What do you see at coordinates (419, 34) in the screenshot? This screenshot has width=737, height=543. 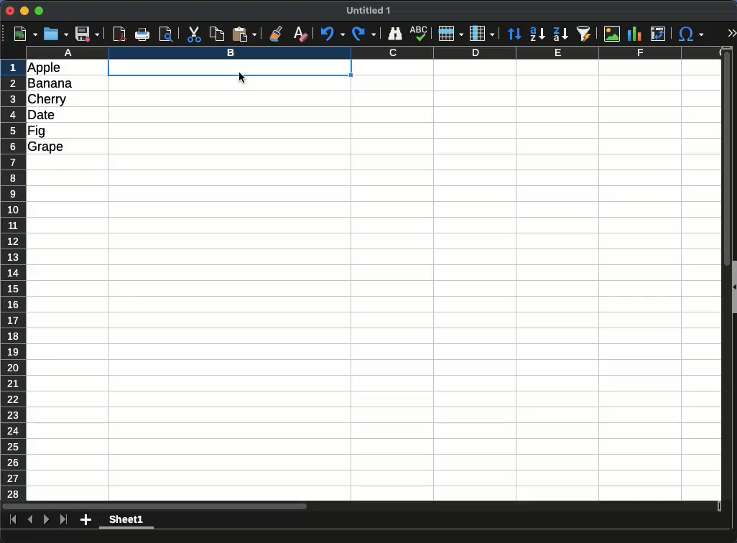 I see `spell check` at bounding box center [419, 34].